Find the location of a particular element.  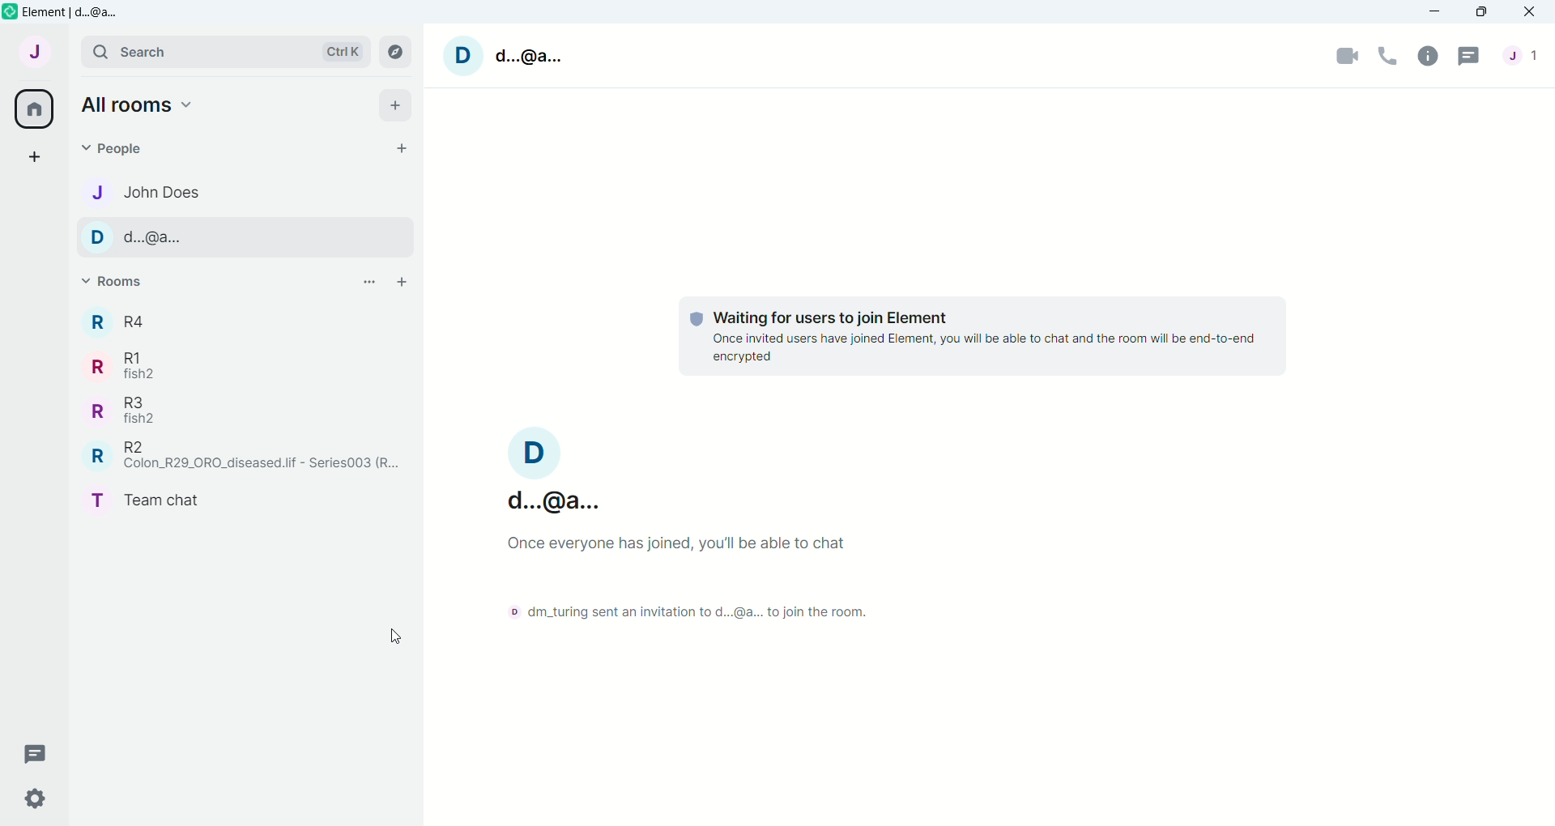

search Ctrl K is located at coordinates (223, 53).